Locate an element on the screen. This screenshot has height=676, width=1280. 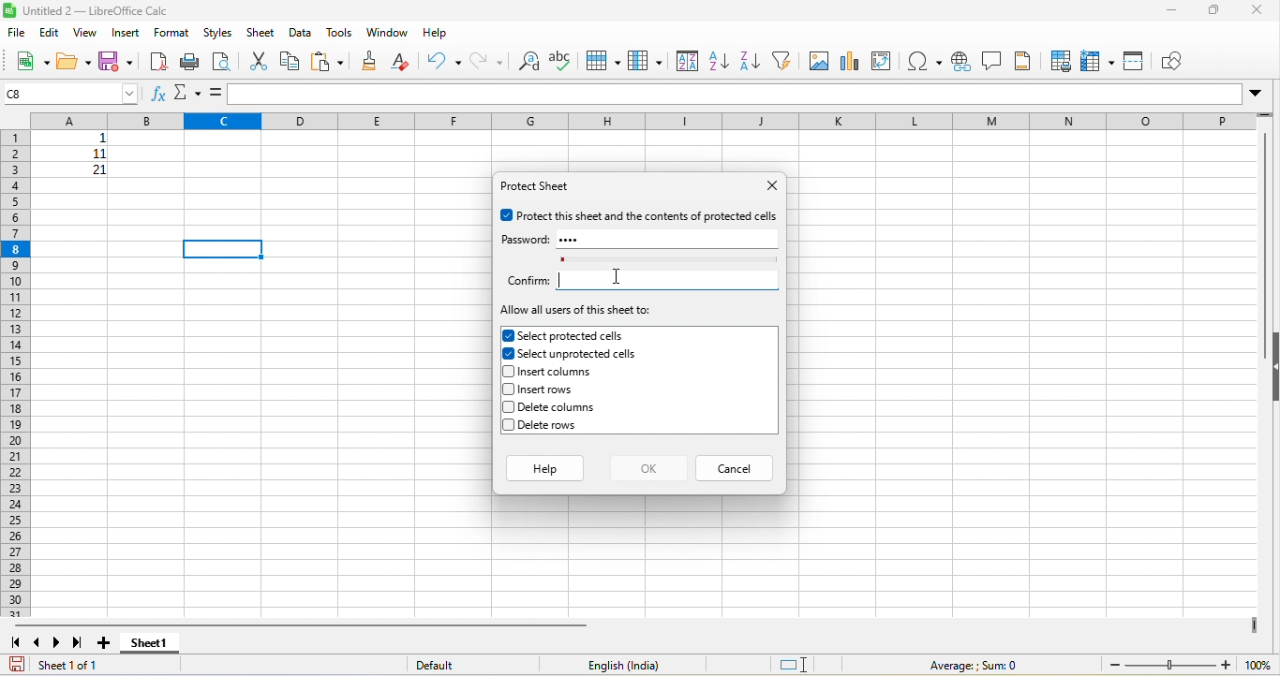
cursor movement is located at coordinates (616, 276).